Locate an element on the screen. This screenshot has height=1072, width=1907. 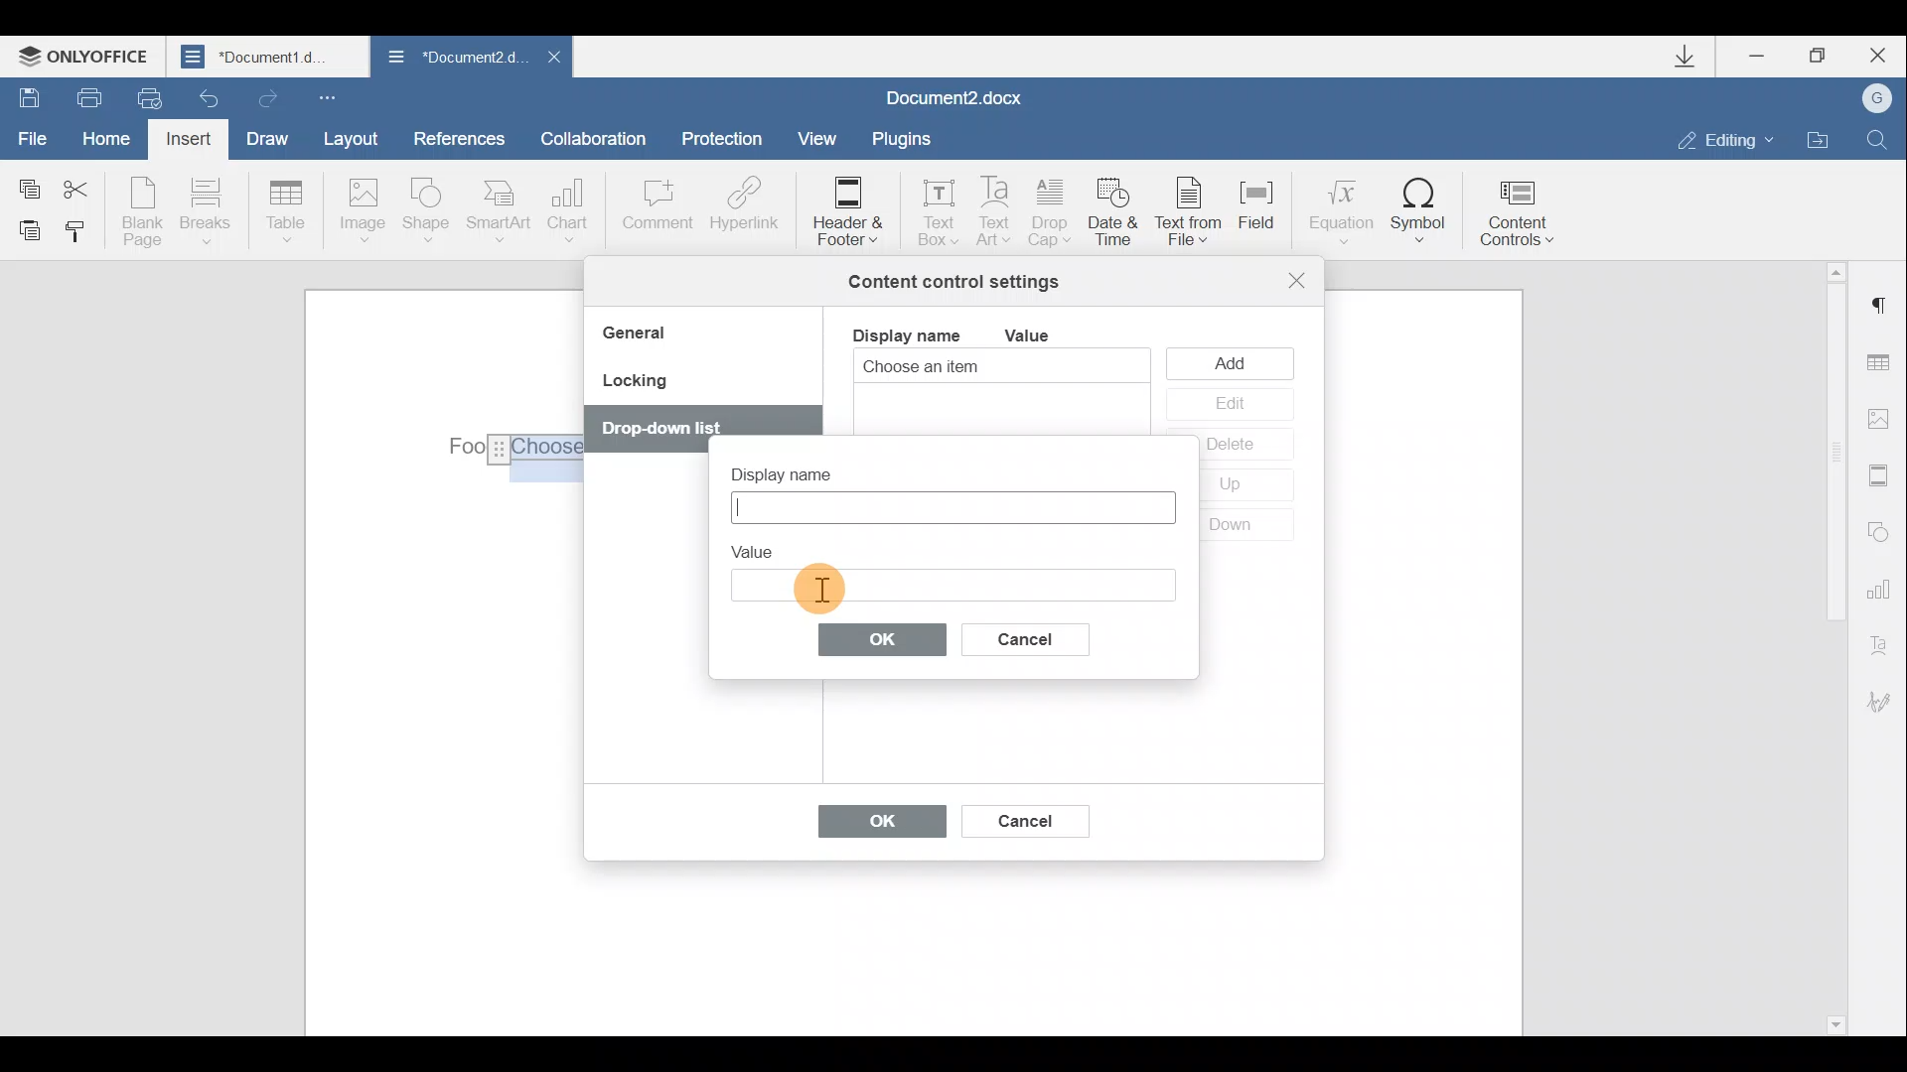
 is located at coordinates (507, 448).